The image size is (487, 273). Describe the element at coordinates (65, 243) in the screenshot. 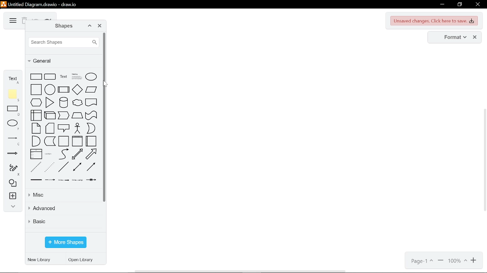

I see `more shapes` at that location.